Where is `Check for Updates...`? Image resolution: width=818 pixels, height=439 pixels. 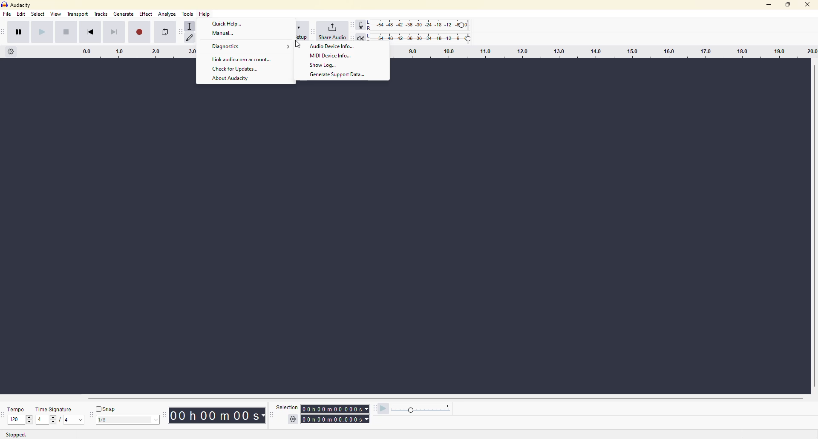
Check for Updates... is located at coordinates (235, 69).